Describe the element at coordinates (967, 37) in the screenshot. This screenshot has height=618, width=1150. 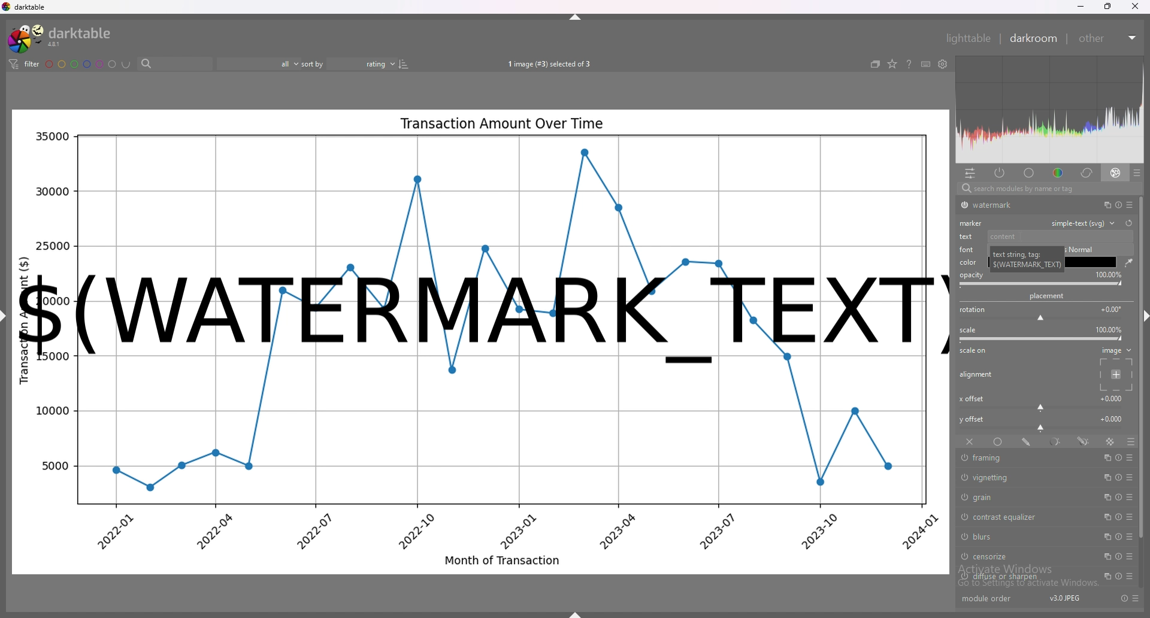
I see `lighttable` at that location.